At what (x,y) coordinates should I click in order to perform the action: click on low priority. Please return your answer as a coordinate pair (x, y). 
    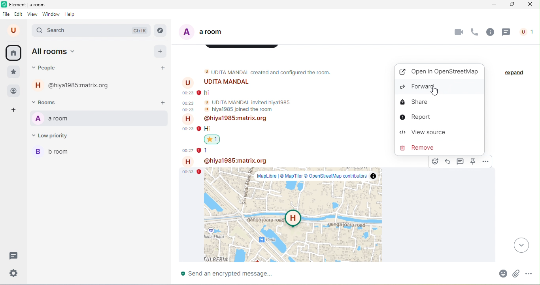
    Looking at the image, I should click on (54, 135).